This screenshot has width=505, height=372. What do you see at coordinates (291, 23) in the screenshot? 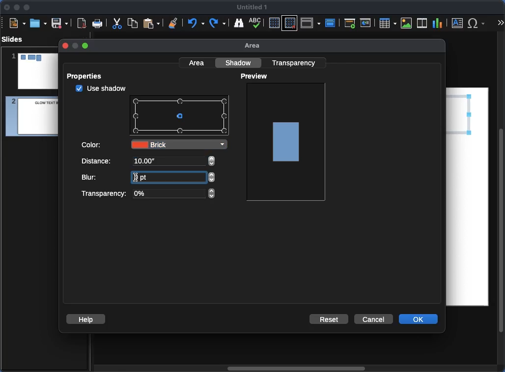
I see `Snap to grid` at bounding box center [291, 23].